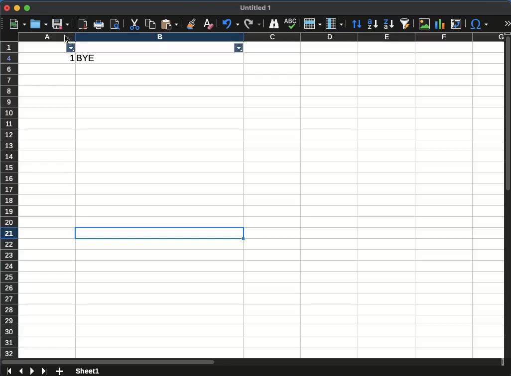 This screenshot has height=376, width=511. Describe the element at coordinates (61, 25) in the screenshot. I see `save` at that location.